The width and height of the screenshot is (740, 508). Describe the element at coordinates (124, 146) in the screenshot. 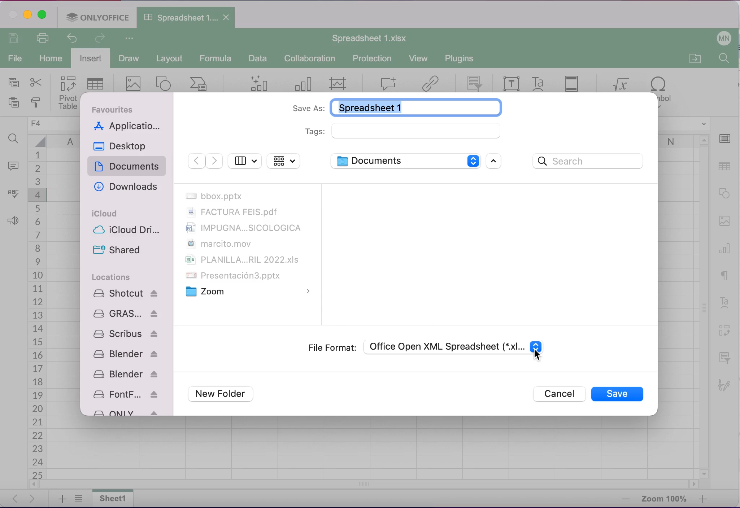

I see `desktop` at that location.